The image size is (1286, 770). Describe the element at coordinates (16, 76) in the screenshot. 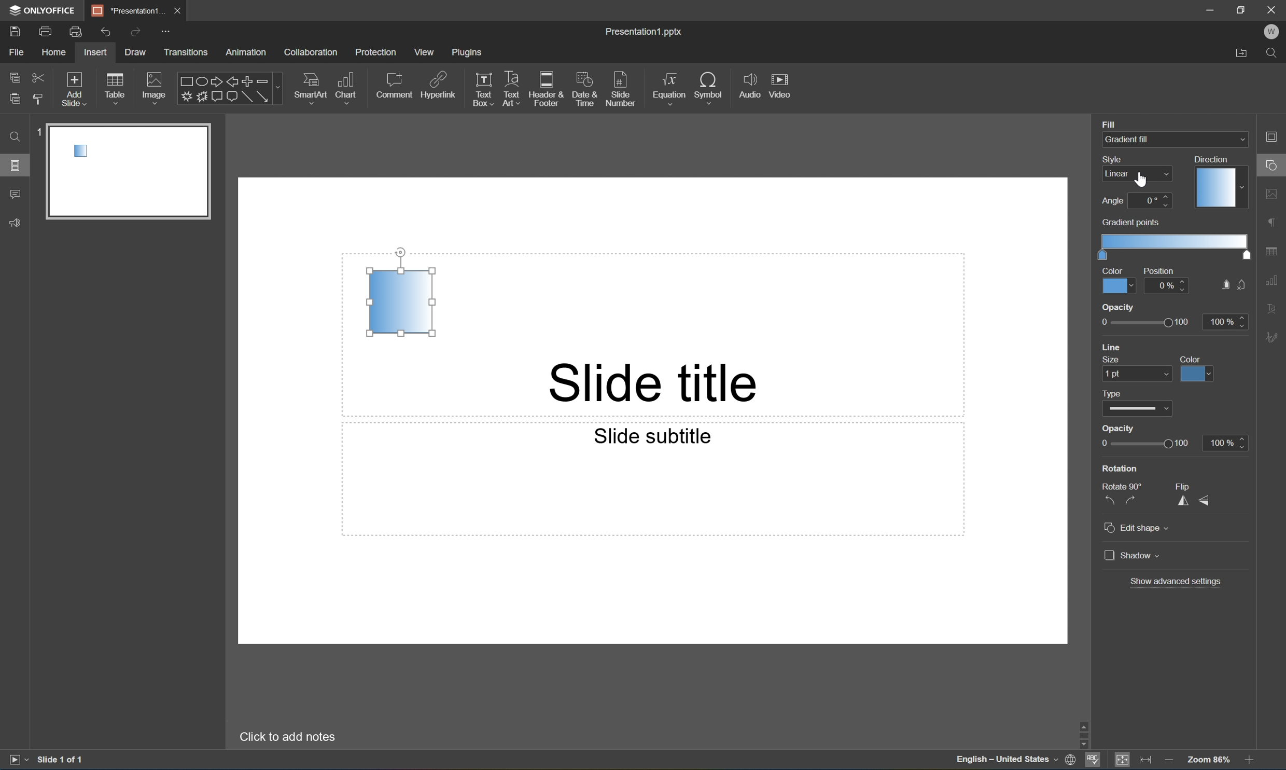

I see `Copy` at that location.